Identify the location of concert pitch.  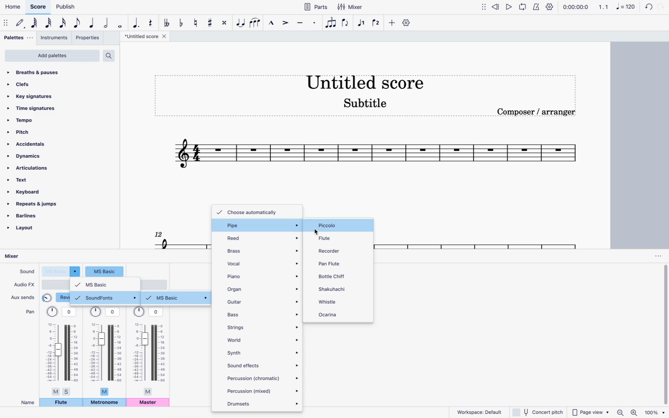
(537, 412).